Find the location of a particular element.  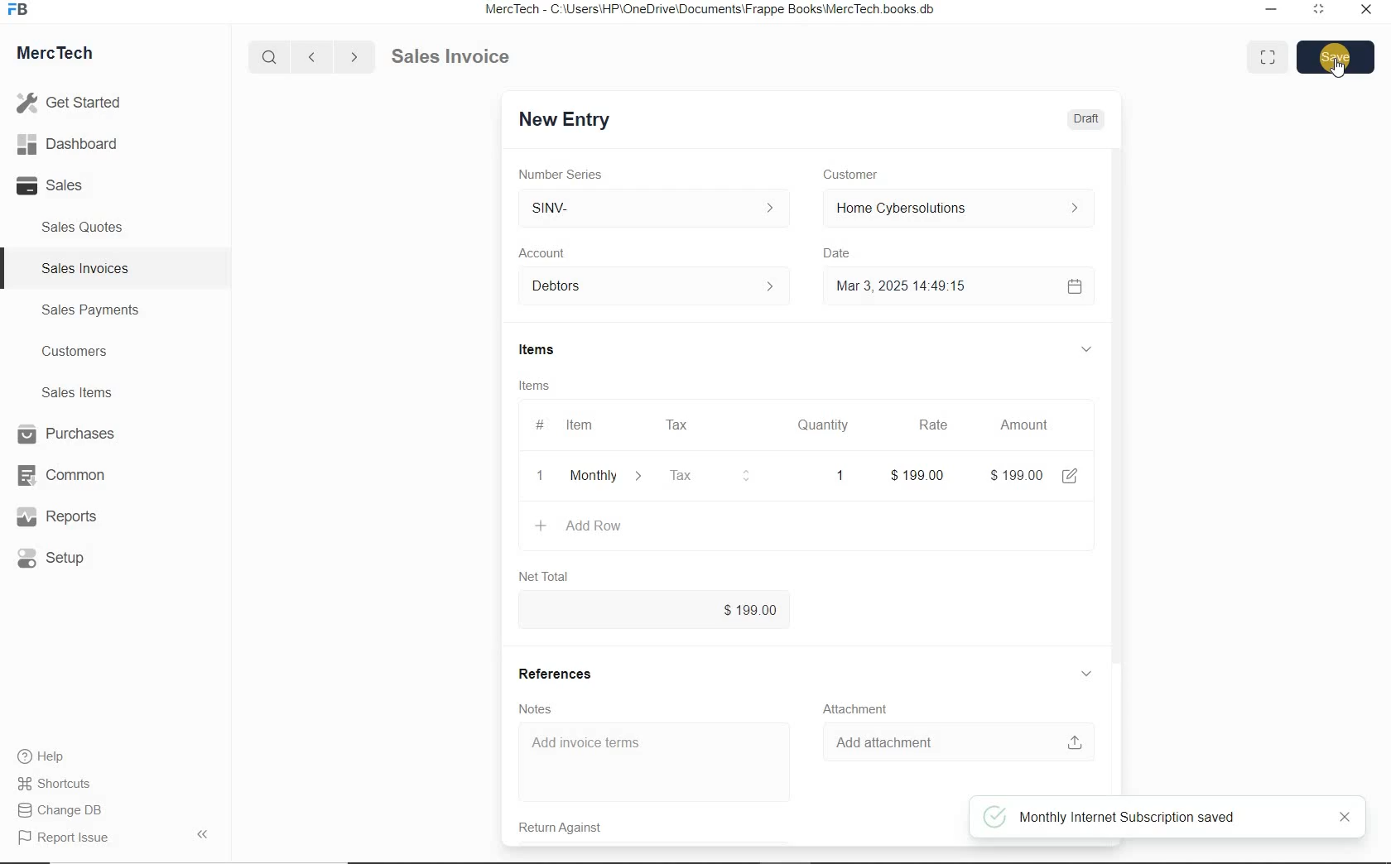

Sales Invoice is located at coordinates (452, 58).